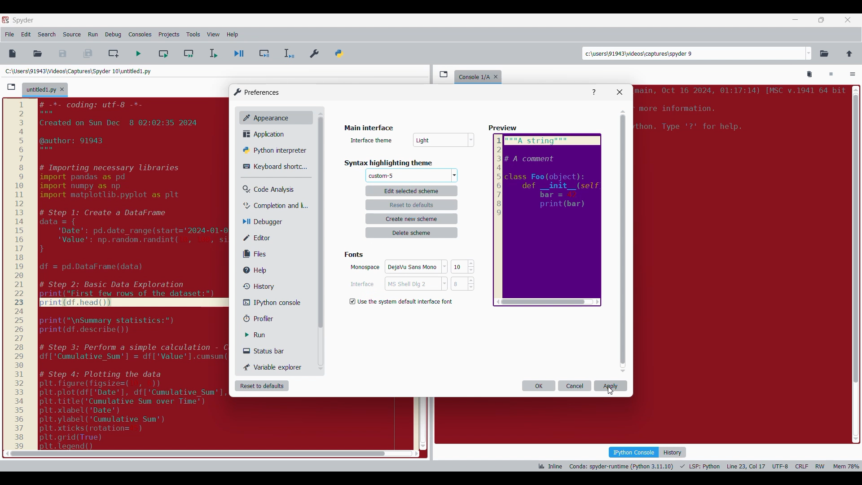  I want to click on Indicates text box for scheme name, so click(372, 140).